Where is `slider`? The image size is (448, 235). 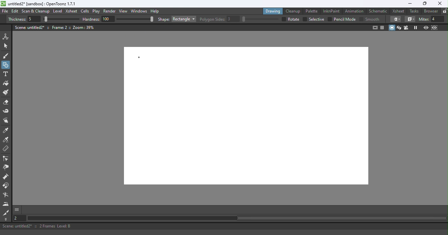
slider is located at coordinates (61, 19).